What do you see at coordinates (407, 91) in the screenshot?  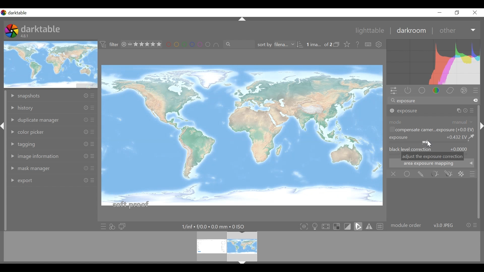 I see `show only active modules` at bounding box center [407, 91].